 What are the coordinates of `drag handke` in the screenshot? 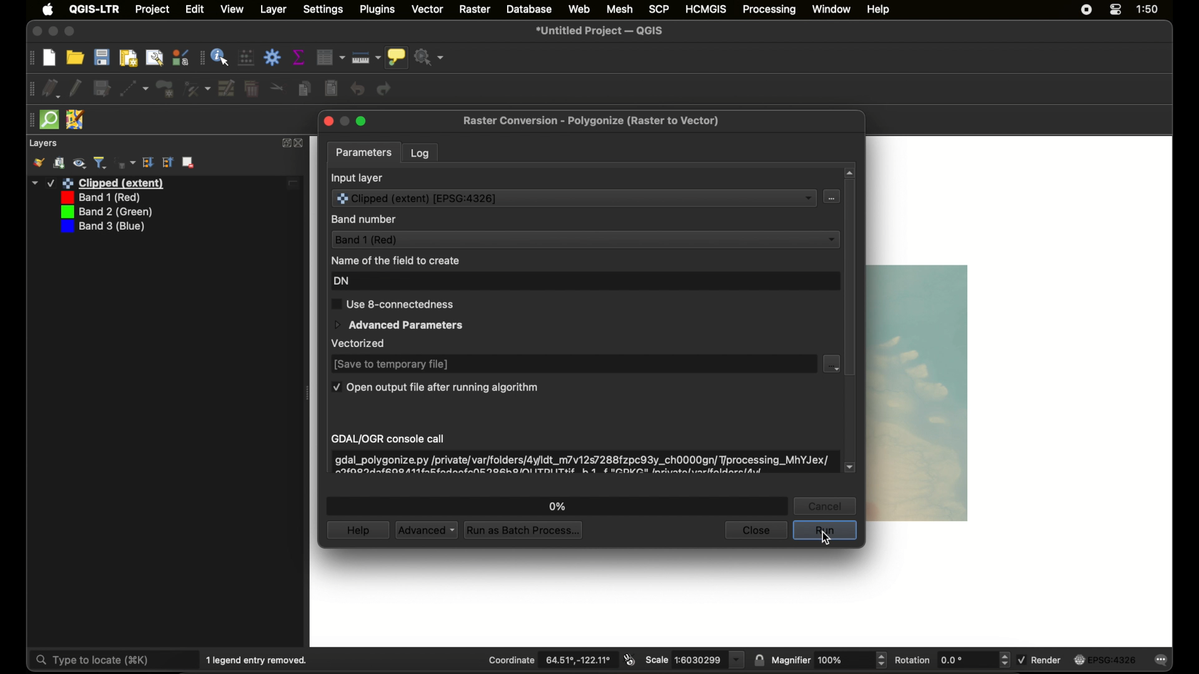 It's located at (31, 89).